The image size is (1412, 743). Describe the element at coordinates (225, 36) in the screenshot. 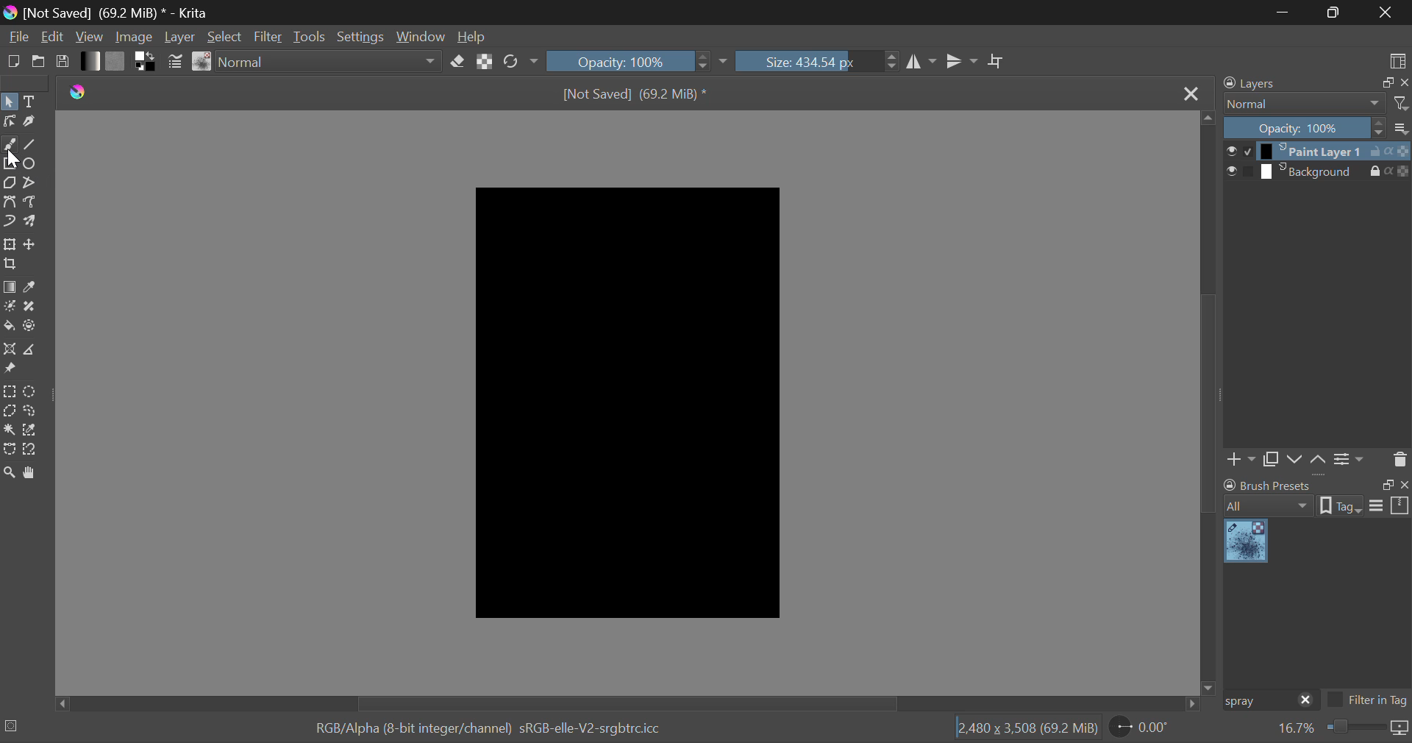

I see `Select` at that location.